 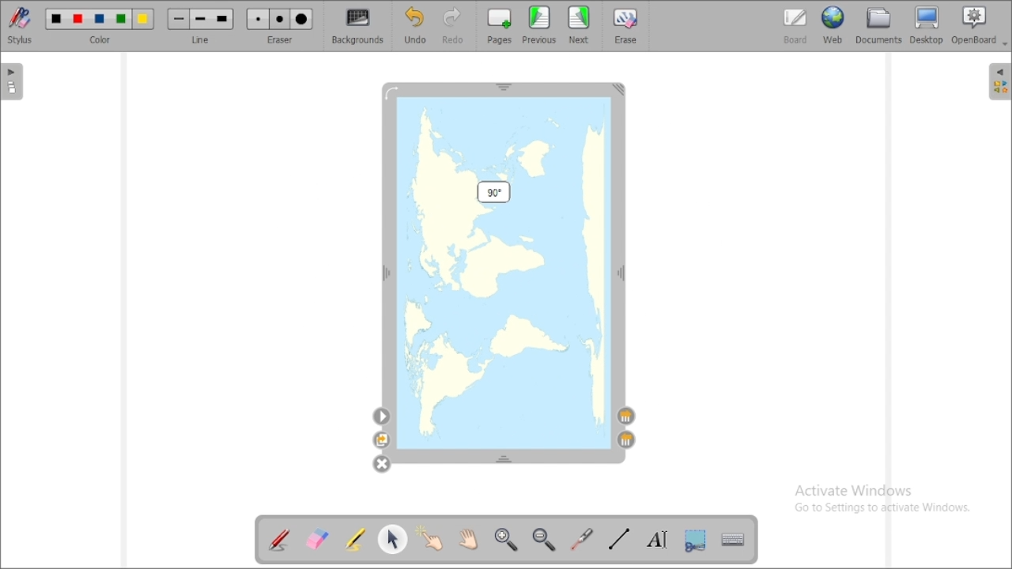 What do you see at coordinates (626, 439) in the screenshot?
I see `layer up` at bounding box center [626, 439].